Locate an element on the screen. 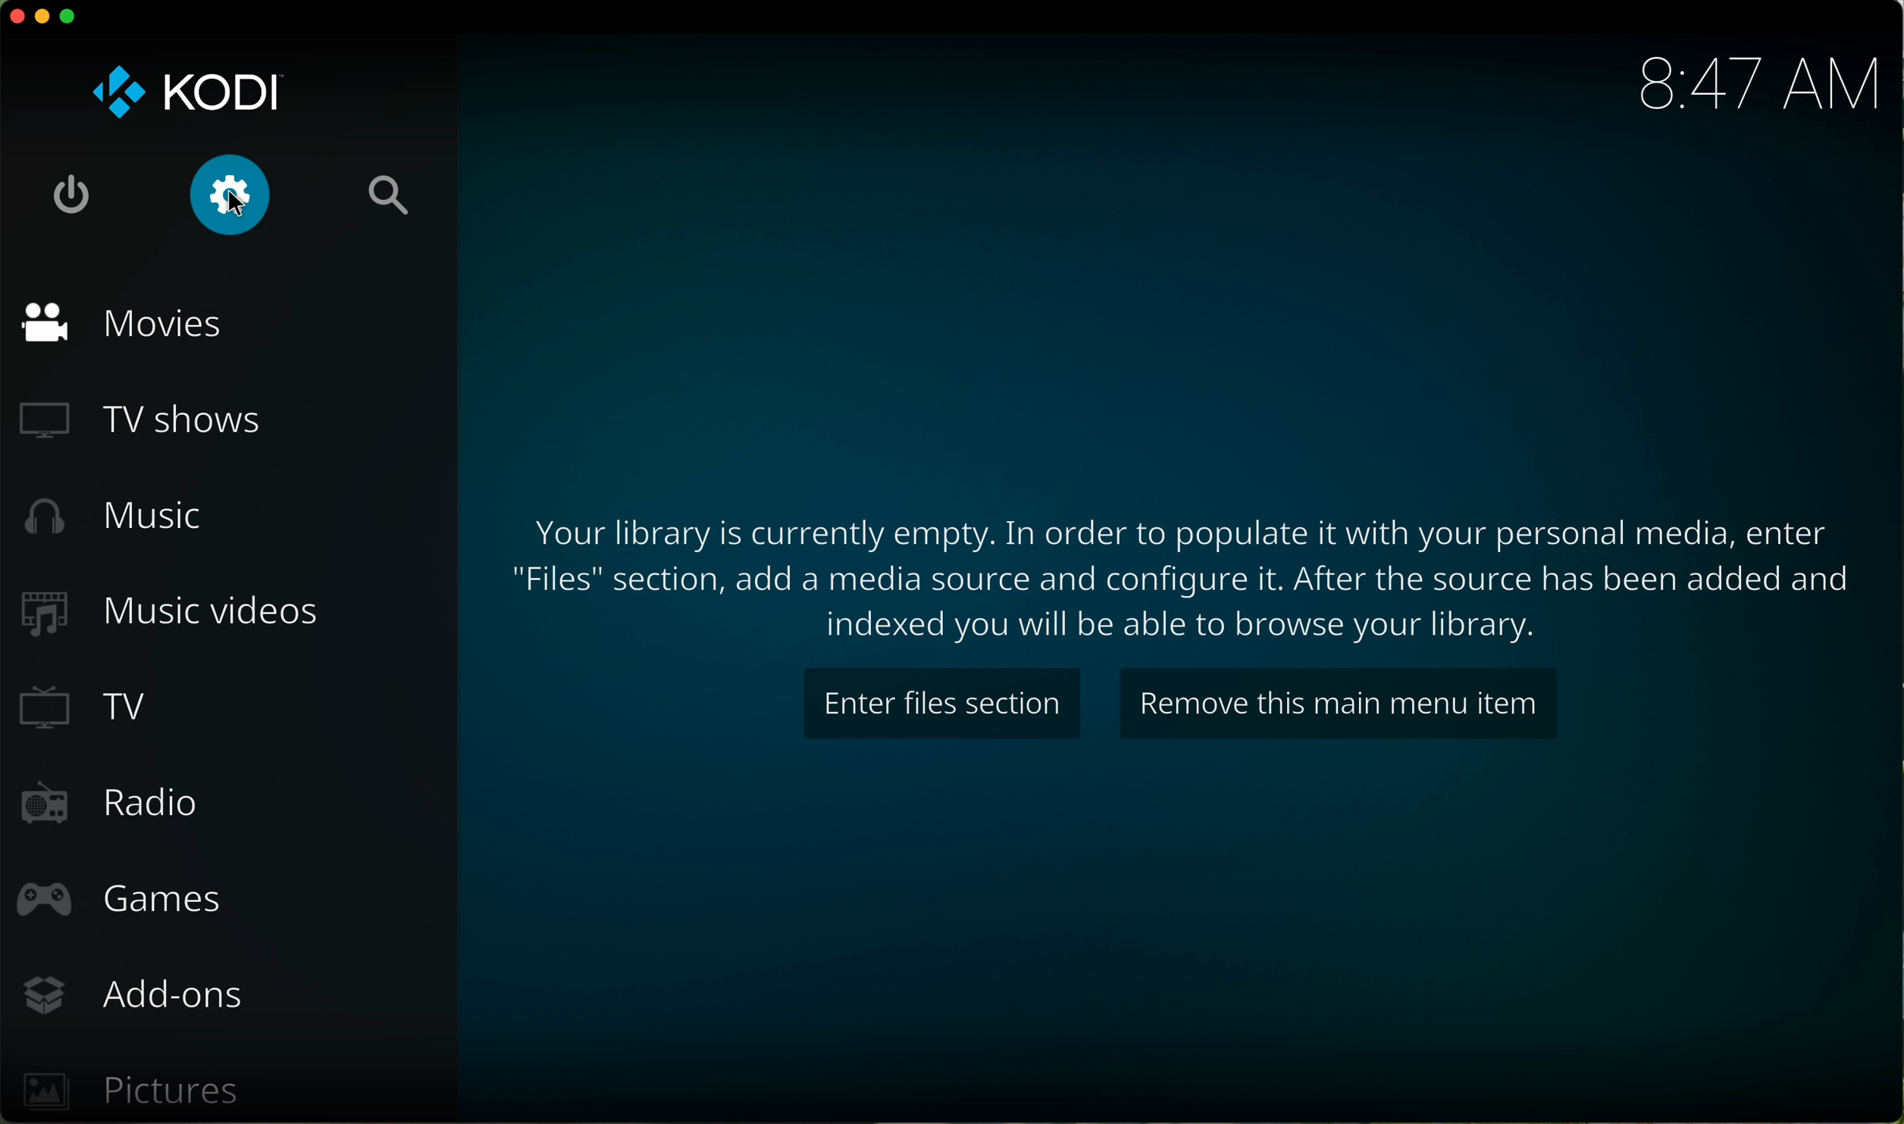 The height and width of the screenshot is (1124, 1904). shut down is located at coordinates (75, 192).